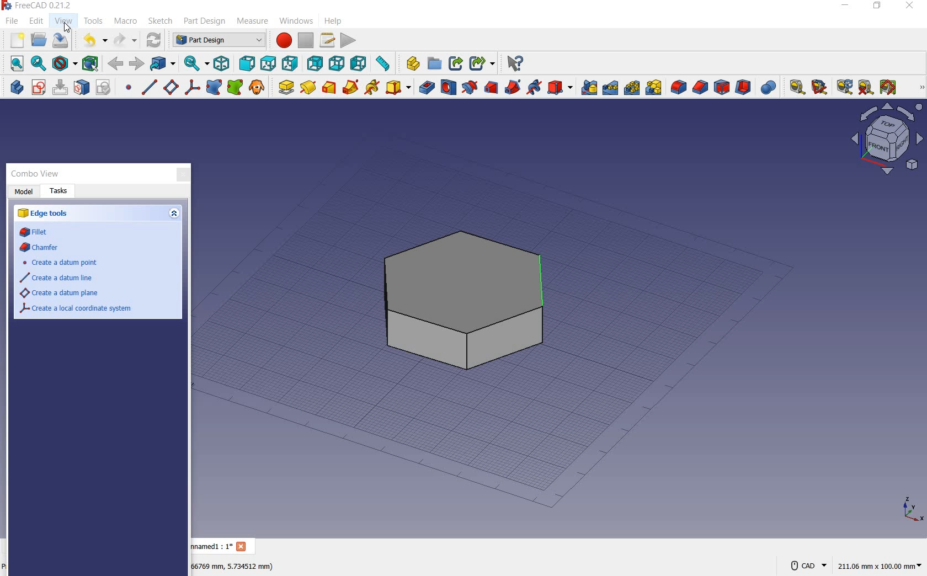 The width and height of the screenshot is (927, 576). Describe the element at coordinates (153, 40) in the screenshot. I see `refresh` at that location.